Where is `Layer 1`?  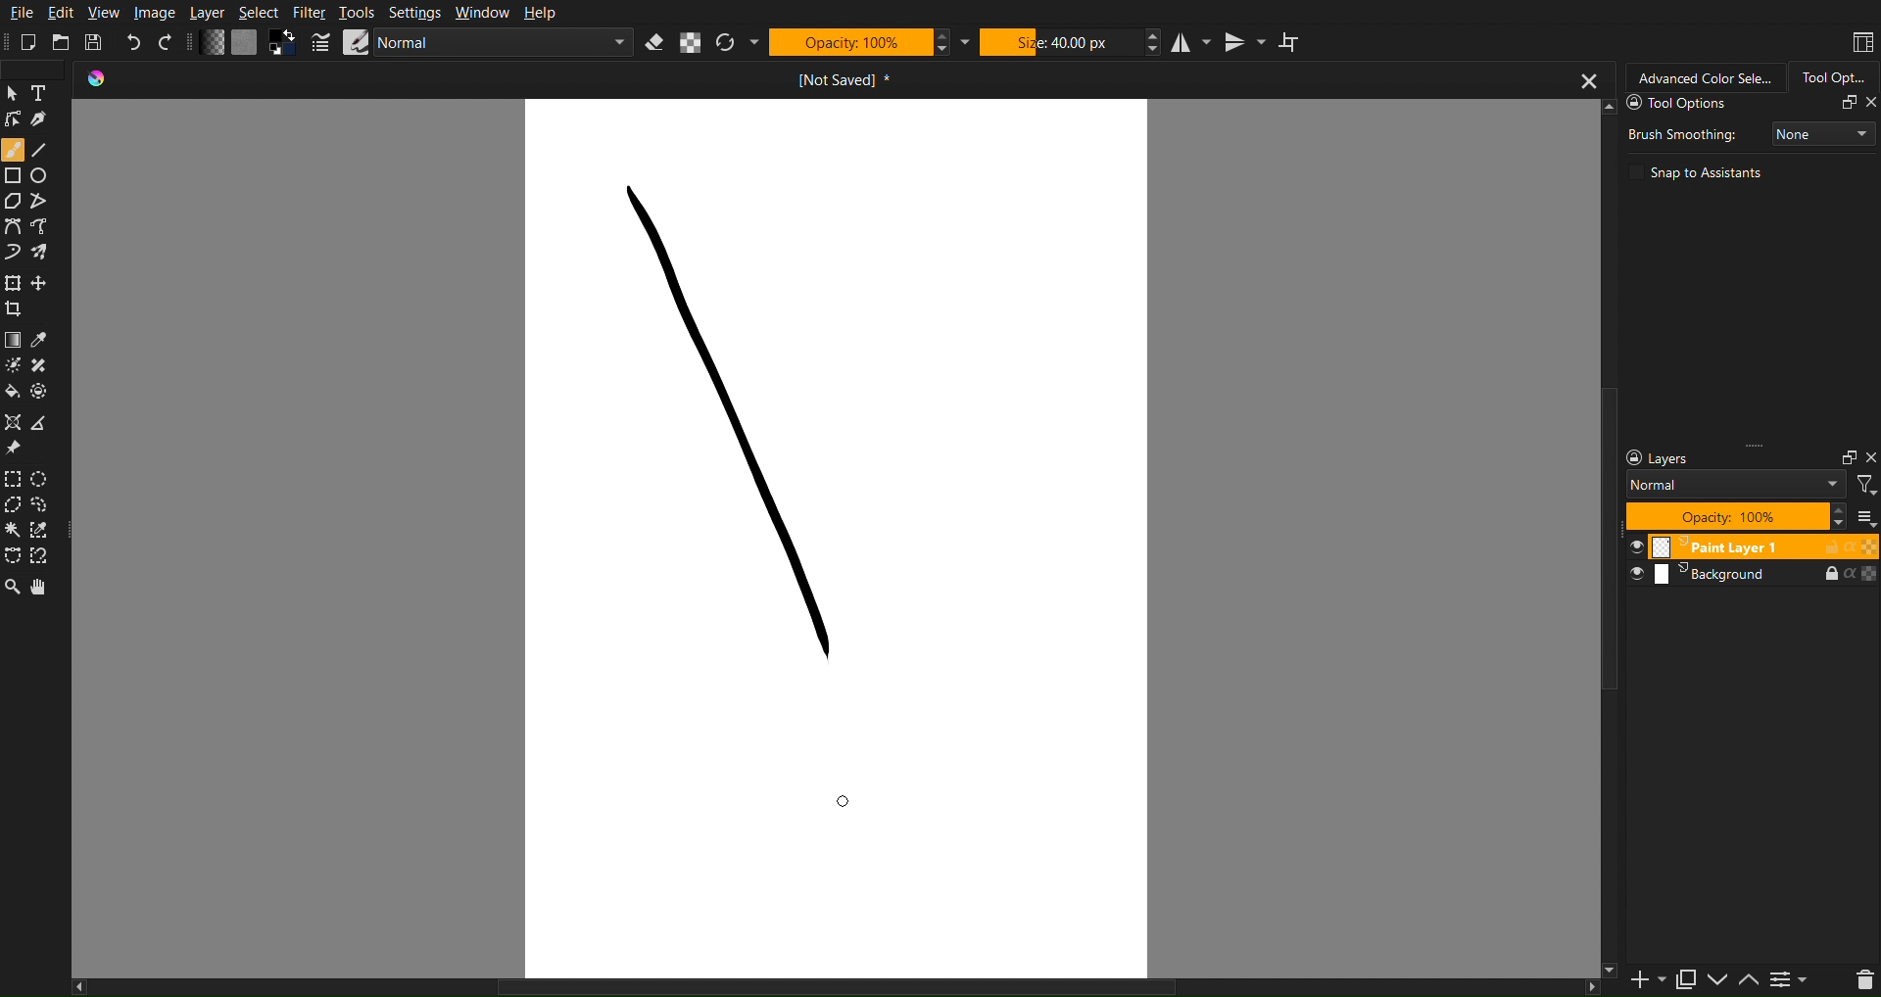
Layer 1 is located at coordinates (1750, 546).